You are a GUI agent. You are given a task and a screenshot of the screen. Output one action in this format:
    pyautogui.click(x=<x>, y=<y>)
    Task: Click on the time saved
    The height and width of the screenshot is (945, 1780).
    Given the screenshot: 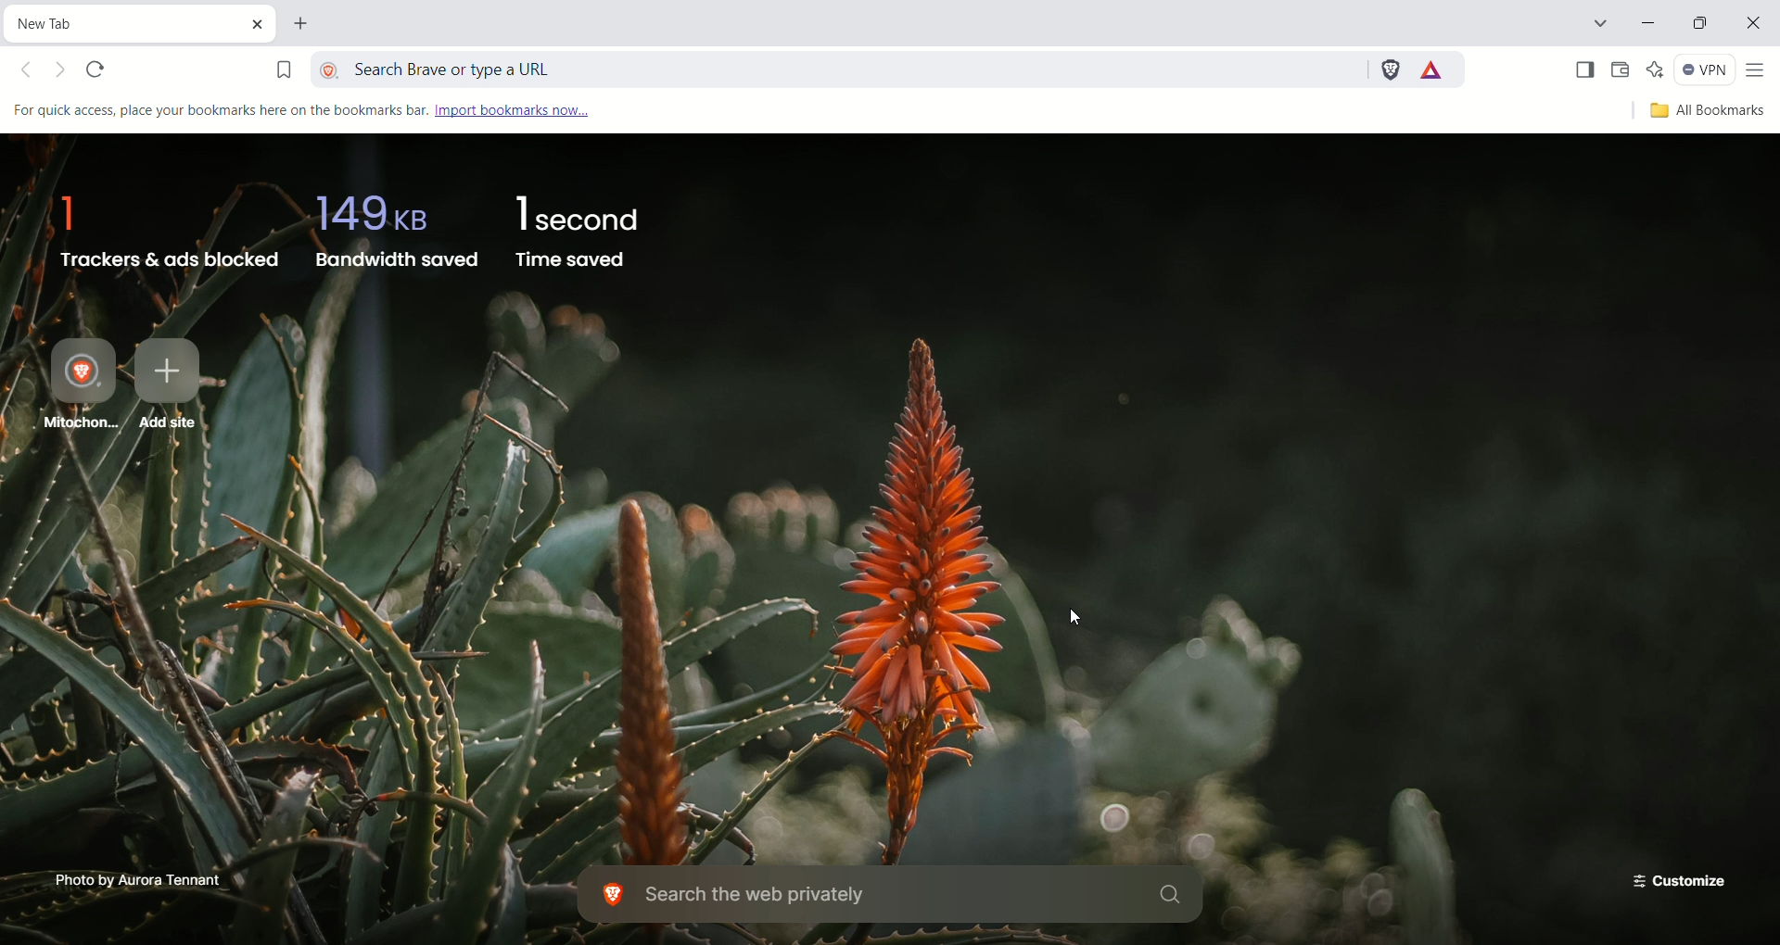 What is the action you would take?
    pyautogui.click(x=581, y=232)
    